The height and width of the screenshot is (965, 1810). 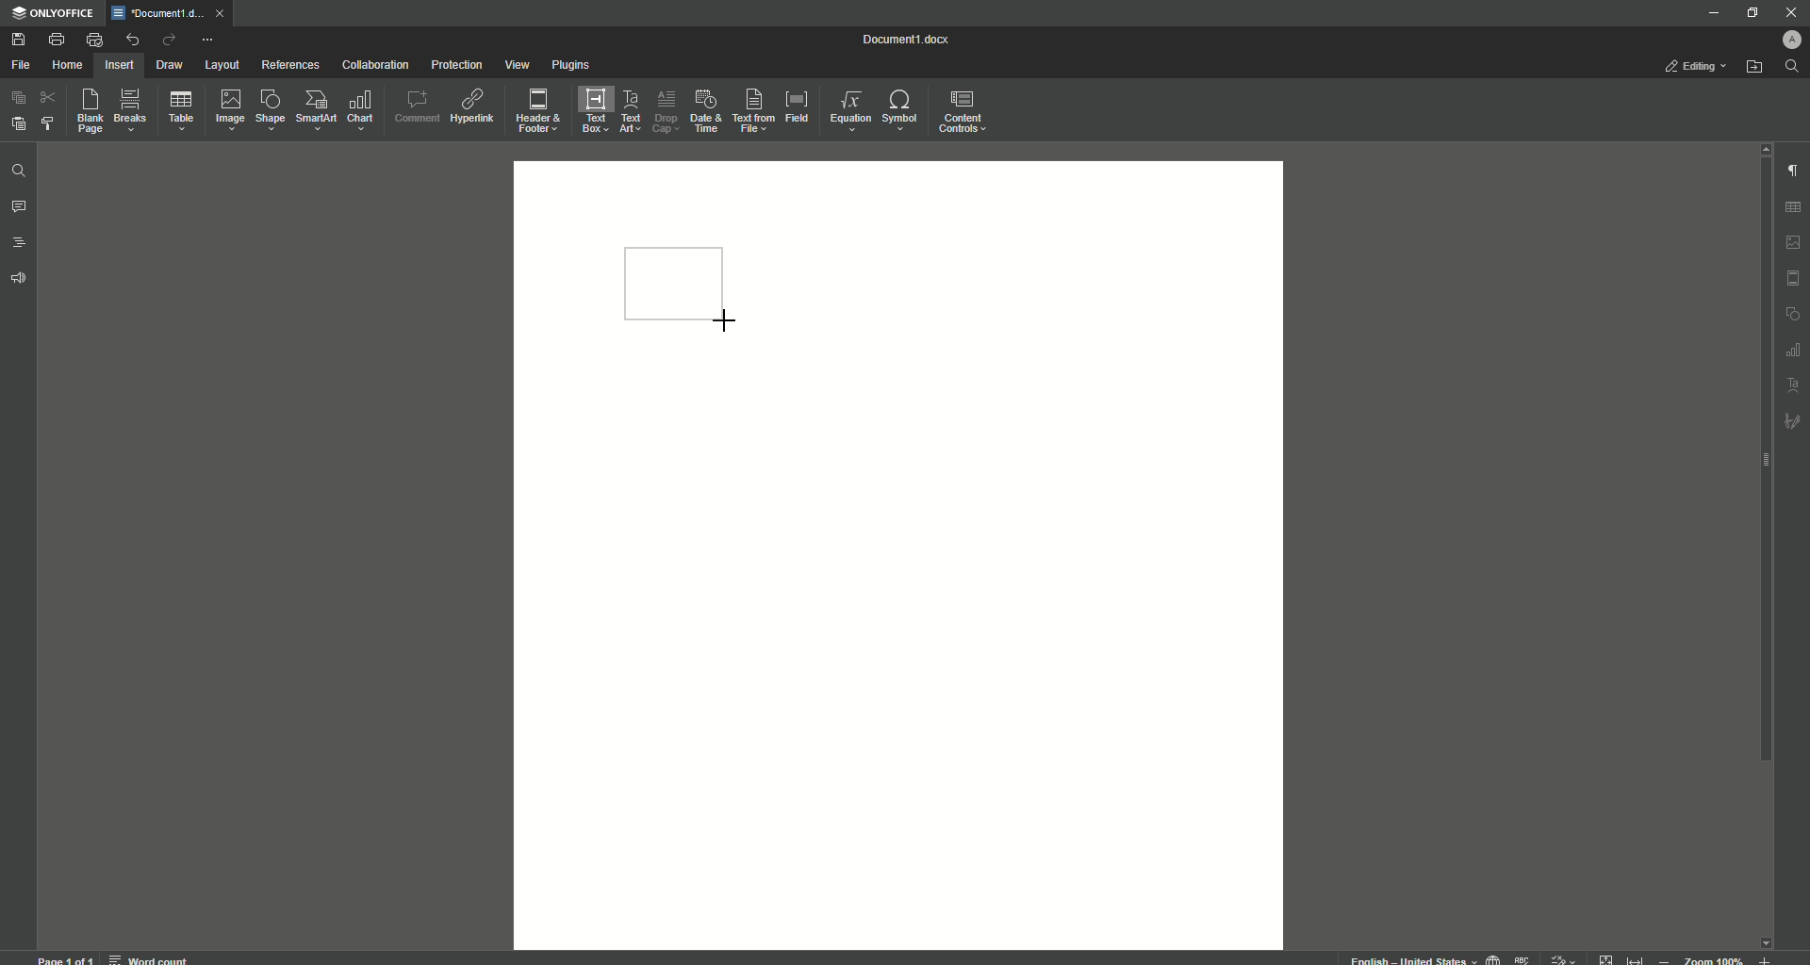 What do you see at coordinates (1790, 12) in the screenshot?
I see `Close` at bounding box center [1790, 12].